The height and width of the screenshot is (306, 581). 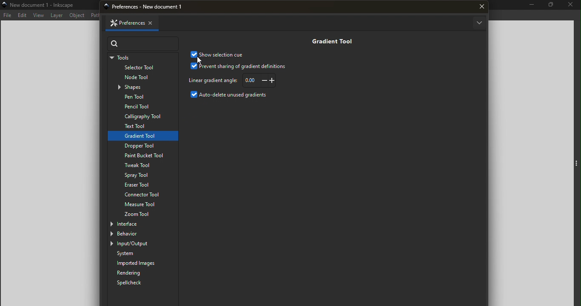 I want to click on Close, so click(x=154, y=22).